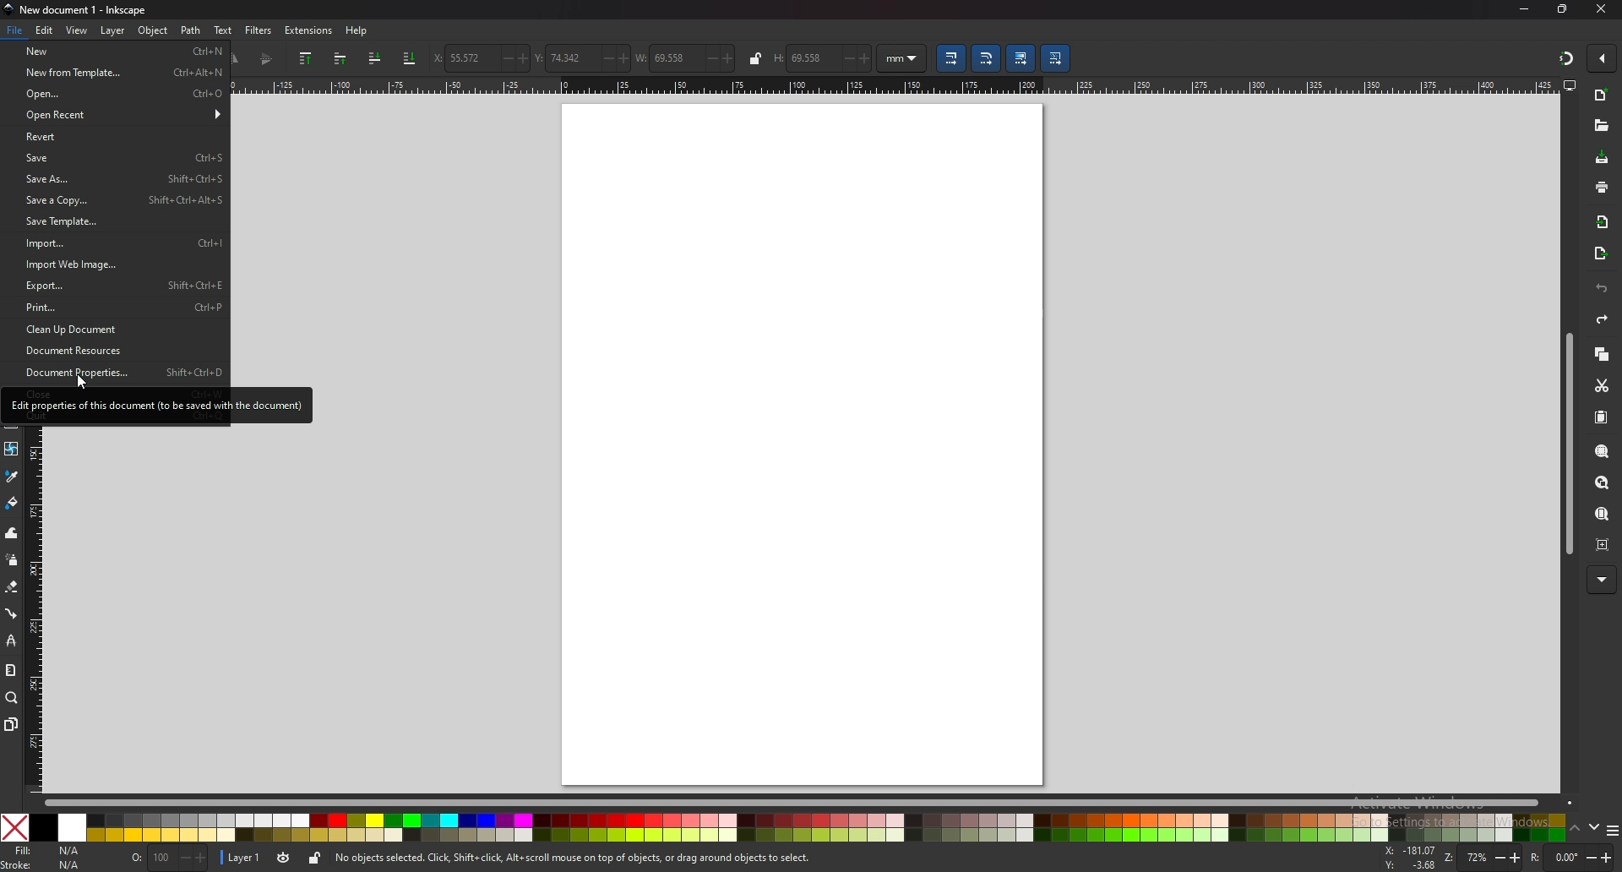 The width and height of the screenshot is (1622, 872). I want to click on save a copy, so click(117, 199).